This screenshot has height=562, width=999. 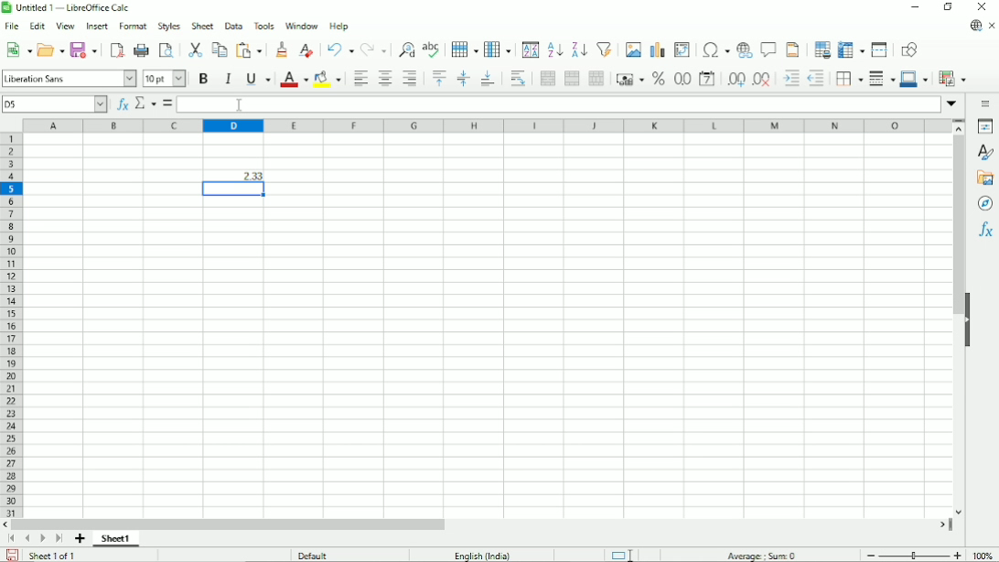 What do you see at coordinates (984, 105) in the screenshot?
I see `Sidebar settings` at bounding box center [984, 105].